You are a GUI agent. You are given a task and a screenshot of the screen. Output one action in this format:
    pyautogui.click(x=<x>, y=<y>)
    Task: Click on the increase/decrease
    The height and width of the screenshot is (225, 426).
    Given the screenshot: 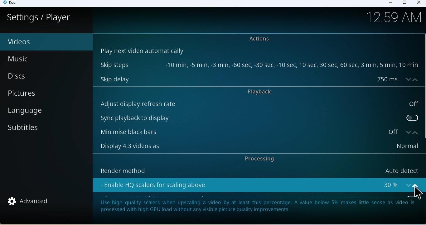 What is the action you would take?
    pyautogui.click(x=413, y=184)
    